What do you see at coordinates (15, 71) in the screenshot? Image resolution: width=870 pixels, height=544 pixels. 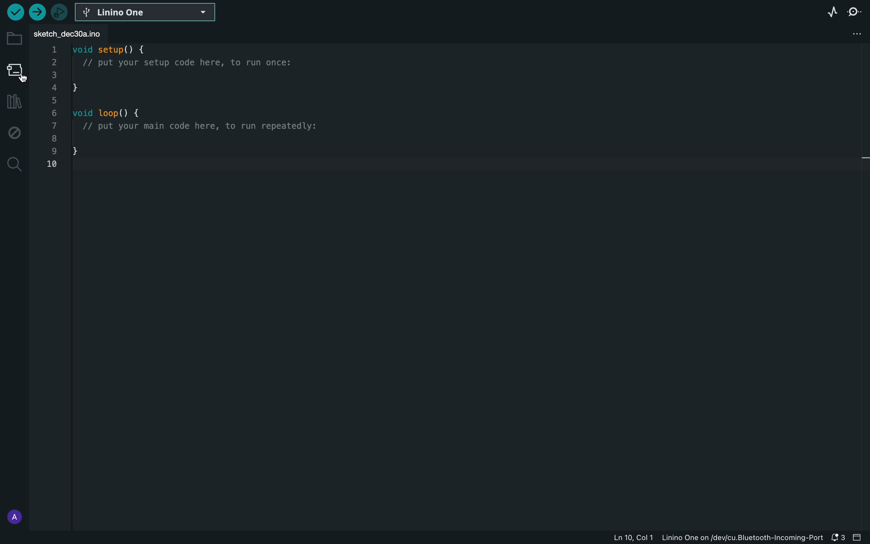 I see `board manager` at bounding box center [15, 71].